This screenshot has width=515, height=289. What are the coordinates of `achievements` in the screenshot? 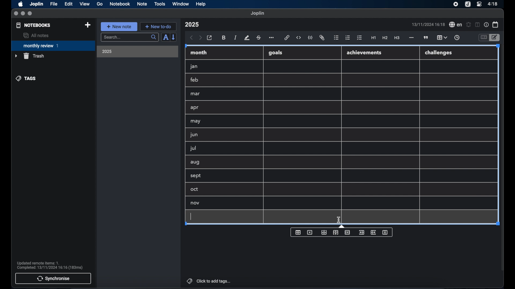 It's located at (366, 53).